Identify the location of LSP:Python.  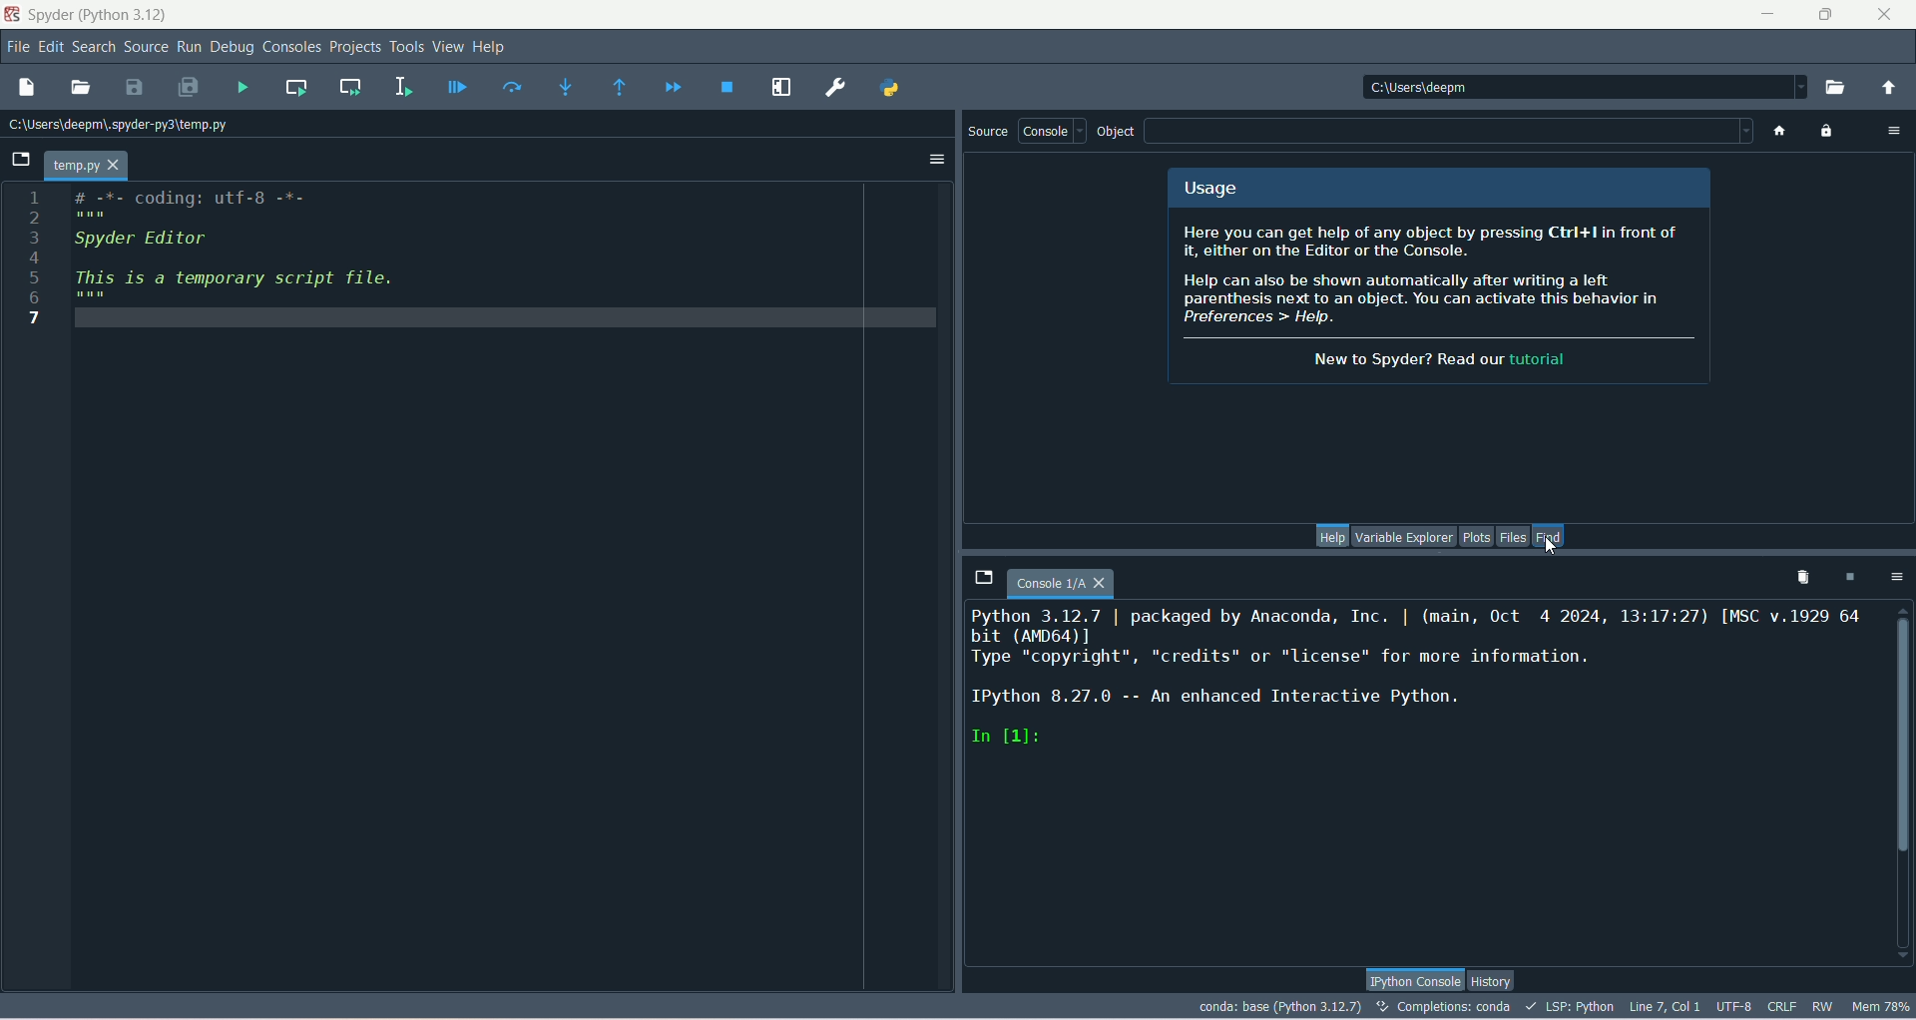
(1569, 1007).